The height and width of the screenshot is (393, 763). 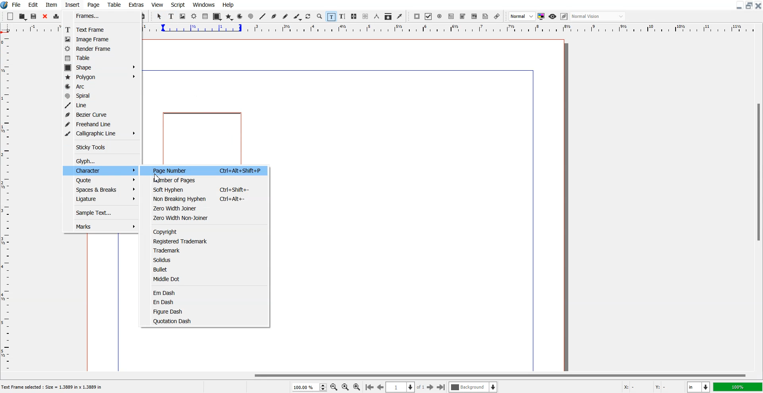 I want to click on Text Frame, so click(x=98, y=29).